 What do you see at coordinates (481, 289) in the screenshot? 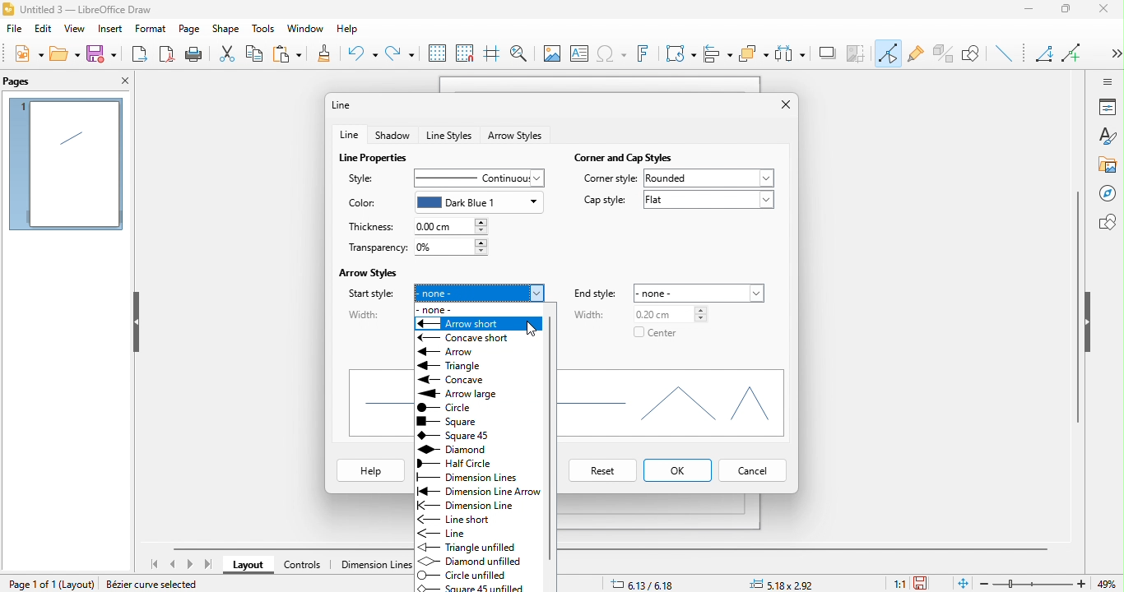
I see `none` at bounding box center [481, 289].